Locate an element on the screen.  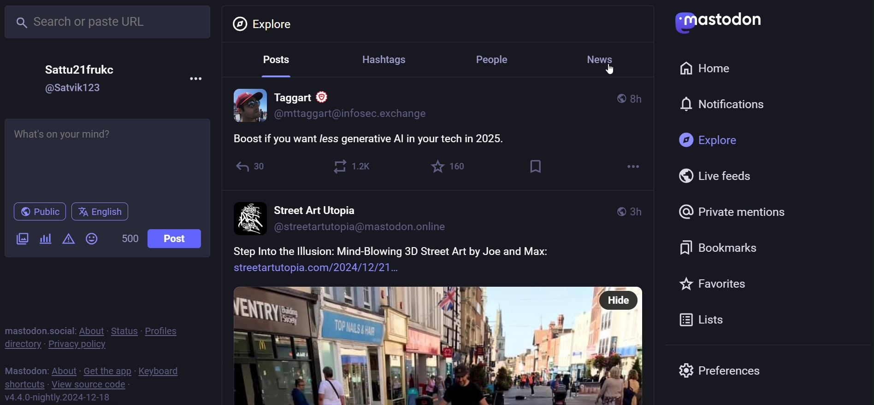
about is located at coordinates (91, 330).